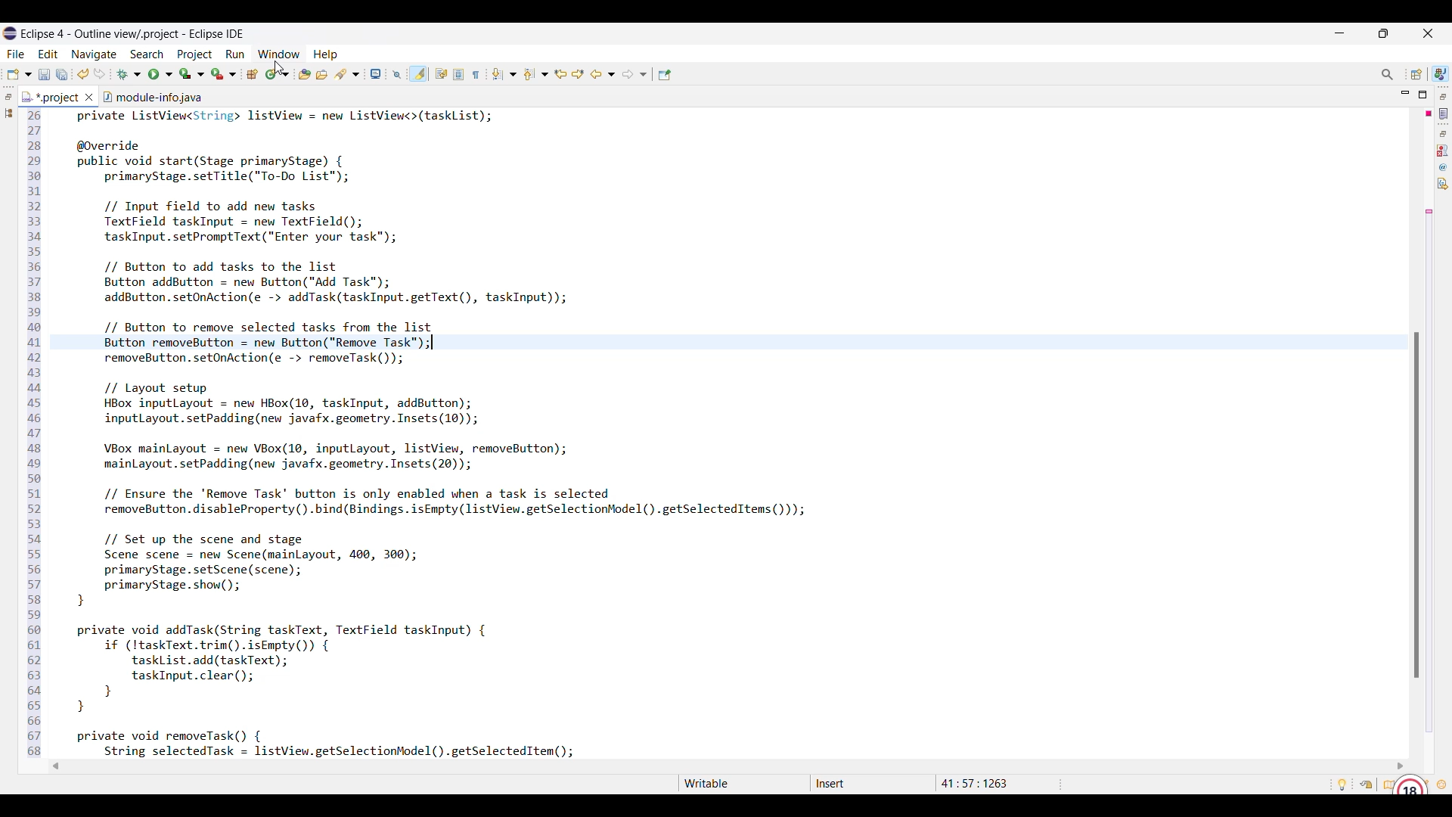  Describe the element at coordinates (1410, 783) in the screenshot. I see `Grammarly extension` at that location.